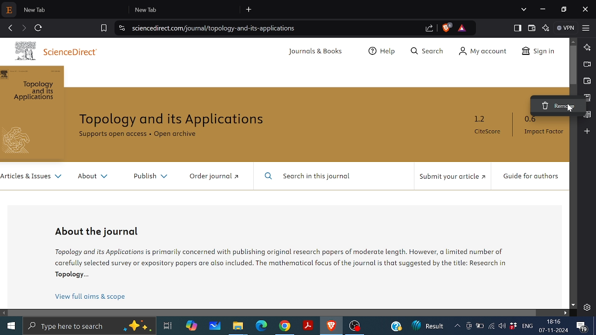 The height and width of the screenshot is (335, 596). Describe the element at coordinates (121, 28) in the screenshot. I see `View site information` at that location.